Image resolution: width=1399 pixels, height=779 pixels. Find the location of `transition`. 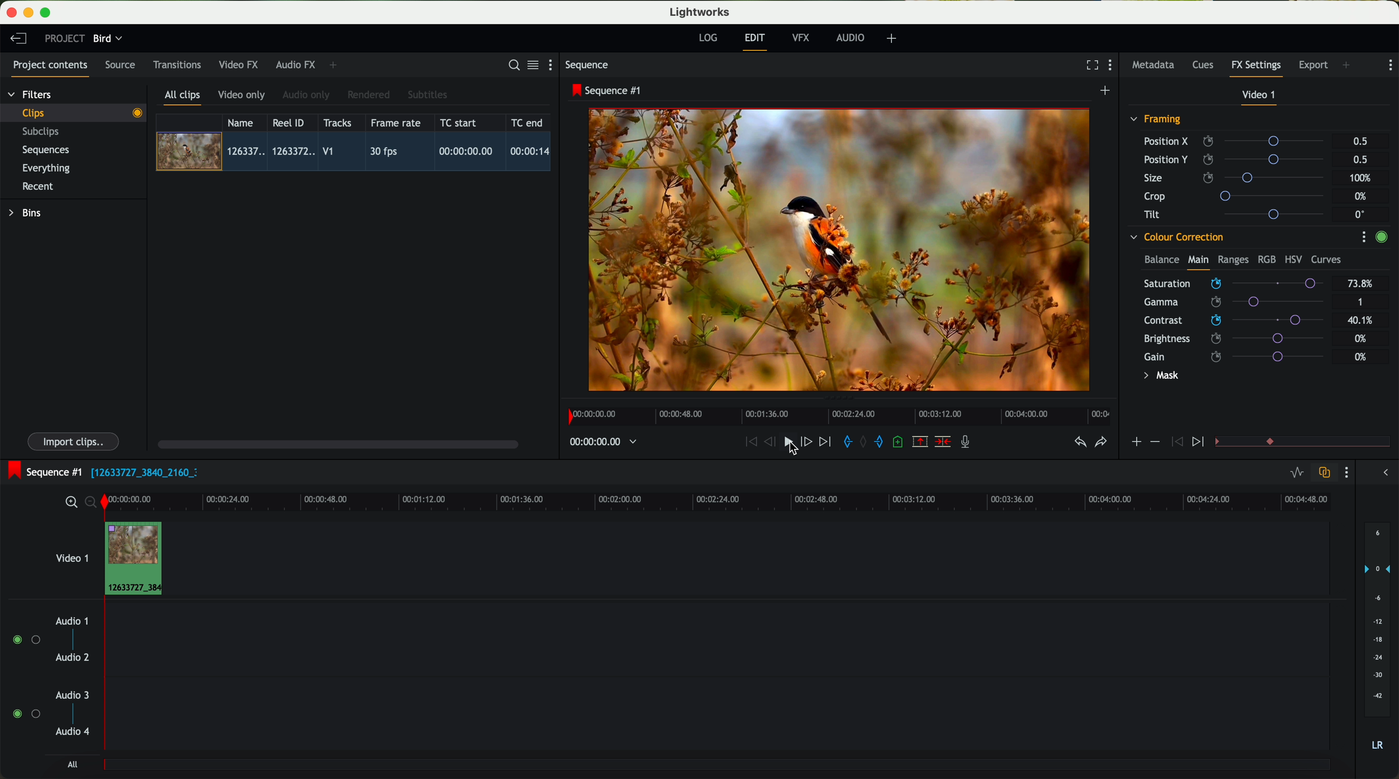

transition is located at coordinates (1319, 442).